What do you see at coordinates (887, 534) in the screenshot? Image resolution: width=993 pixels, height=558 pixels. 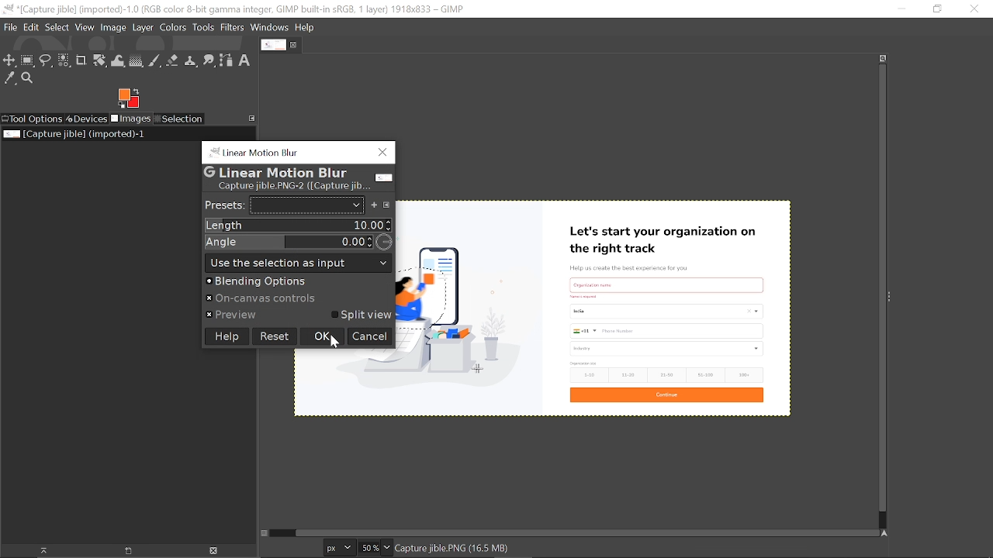 I see `Navigate this window` at bounding box center [887, 534].